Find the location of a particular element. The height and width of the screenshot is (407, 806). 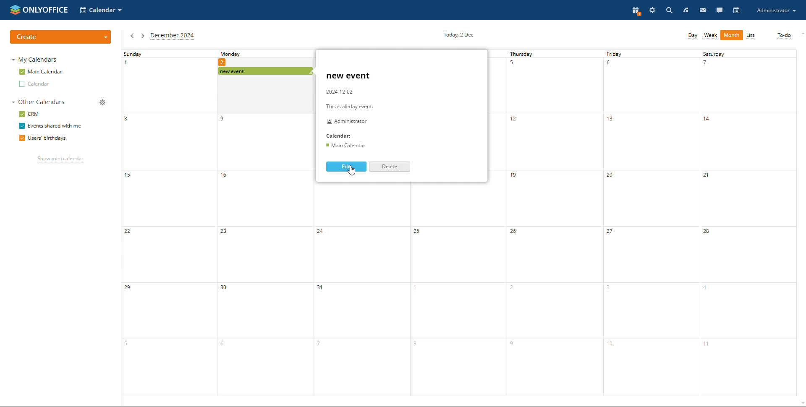

to-do is located at coordinates (785, 36).